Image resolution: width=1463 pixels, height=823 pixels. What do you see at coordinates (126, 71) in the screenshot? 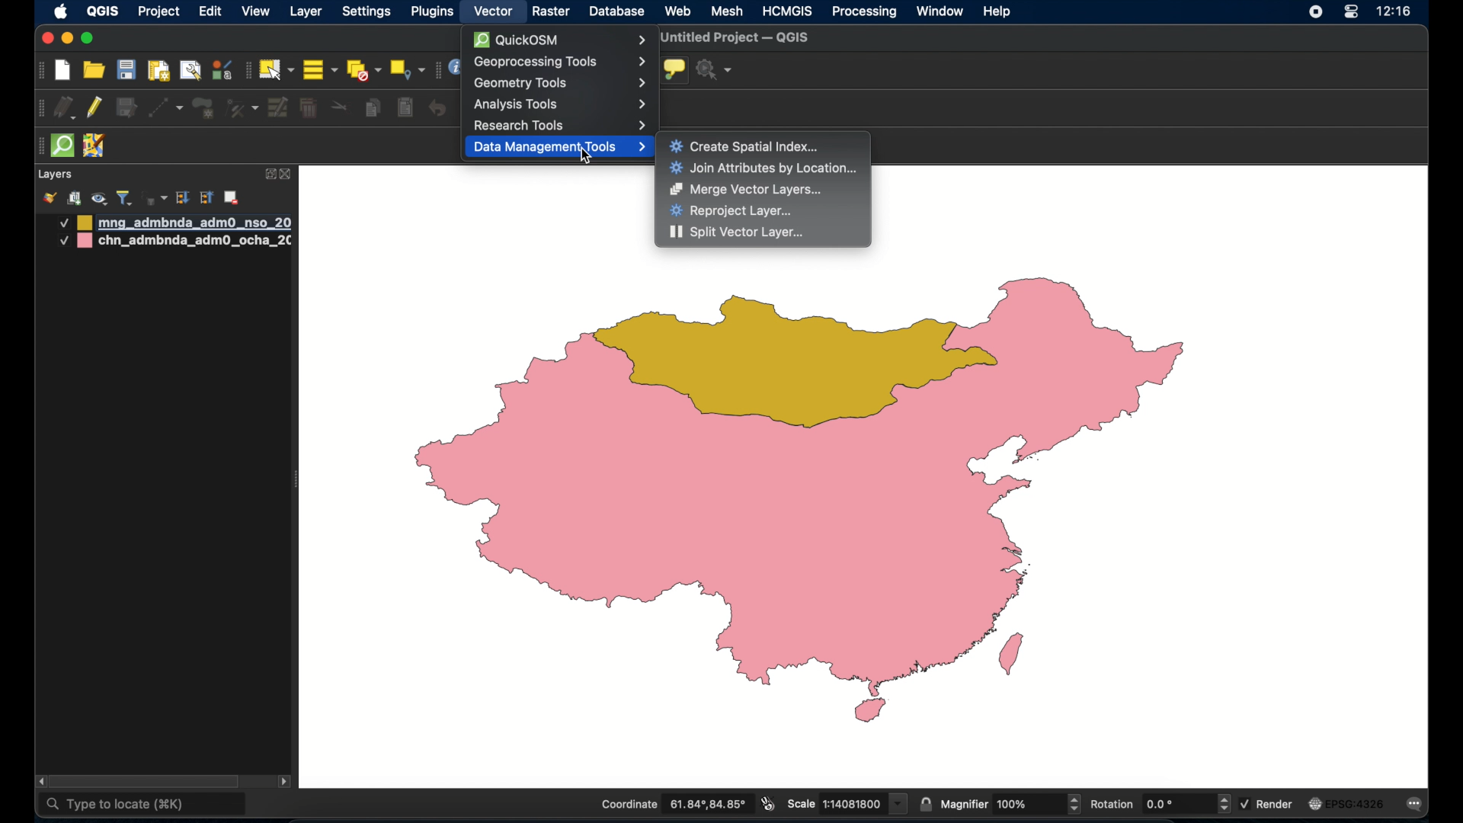
I see `save project` at bounding box center [126, 71].